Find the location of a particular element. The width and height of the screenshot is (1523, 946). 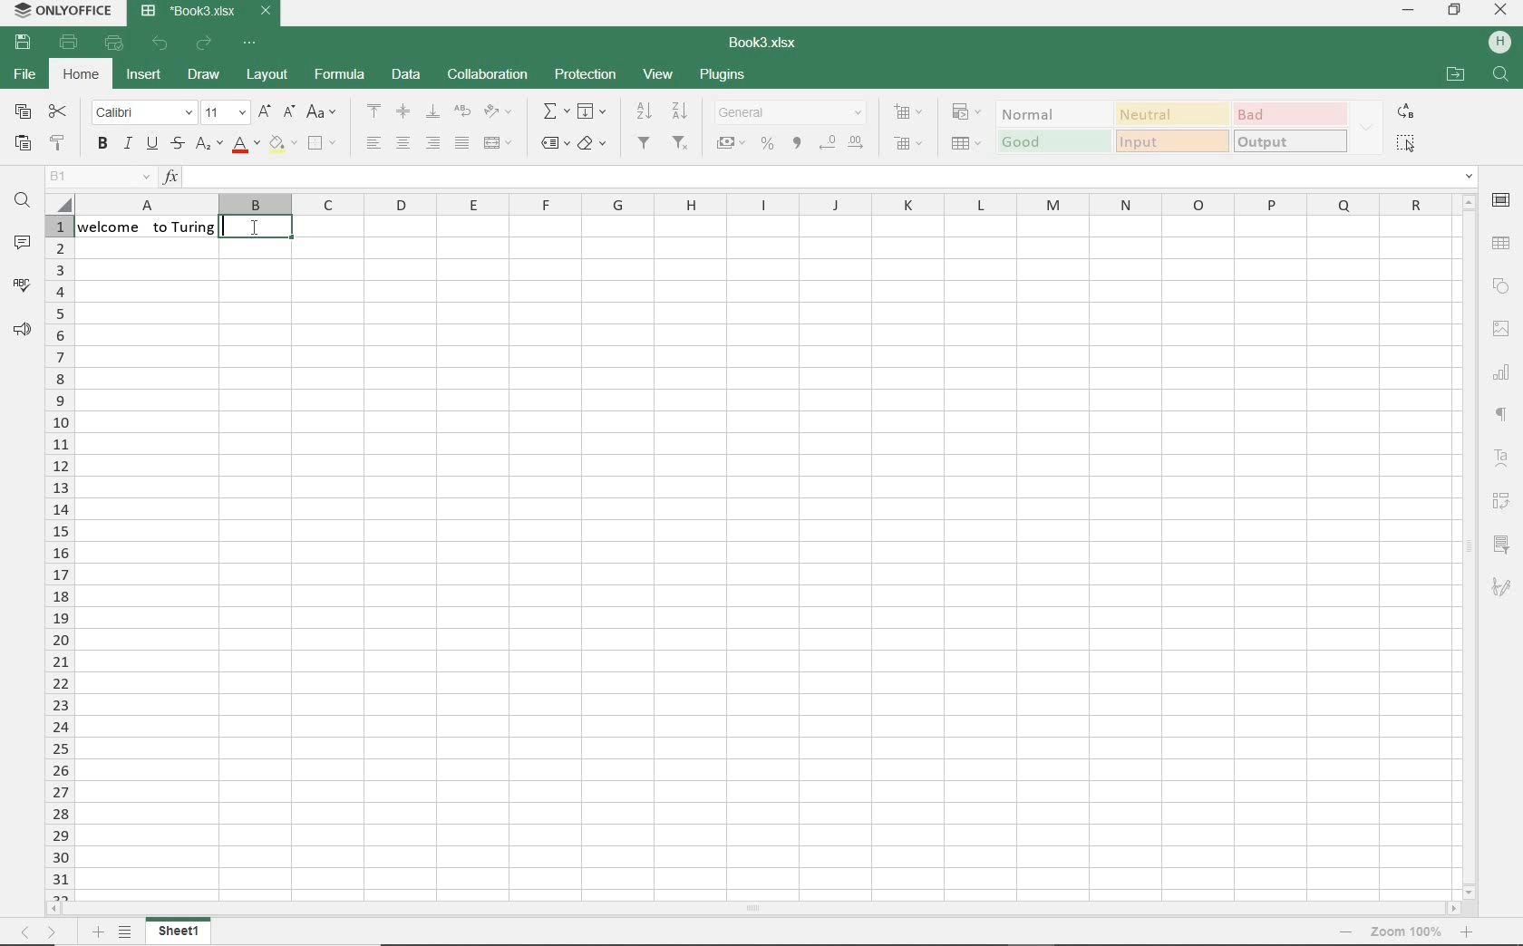

strikethrough is located at coordinates (179, 145).